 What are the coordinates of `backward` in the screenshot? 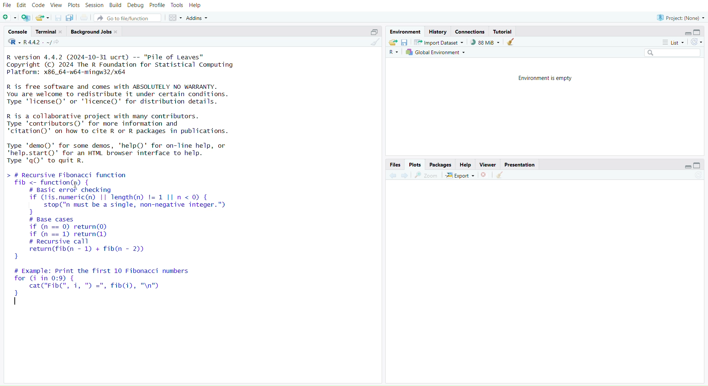 It's located at (393, 176).